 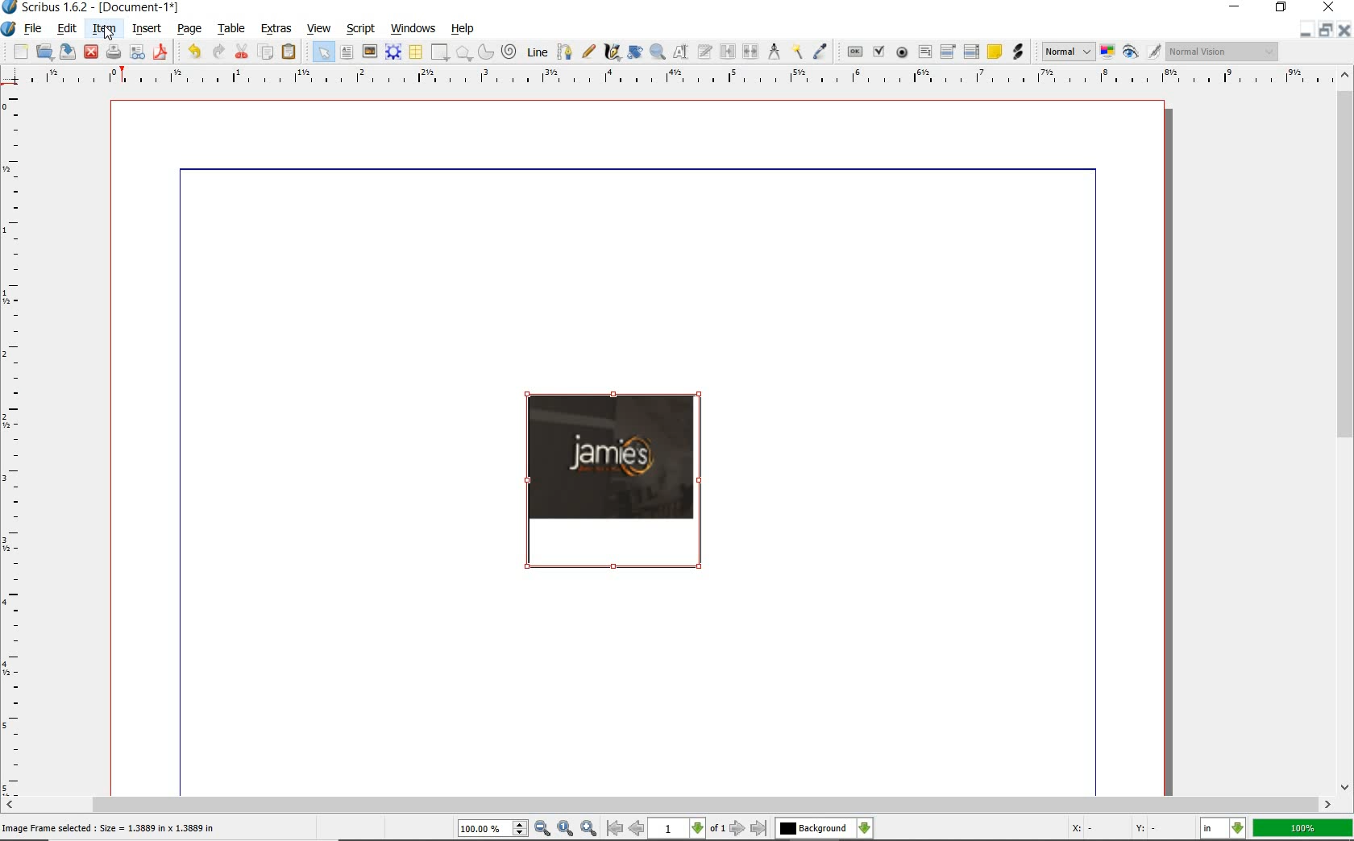 What do you see at coordinates (729, 51) in the screenshot?
I see `link text frames` at bounding box center [729, 51].